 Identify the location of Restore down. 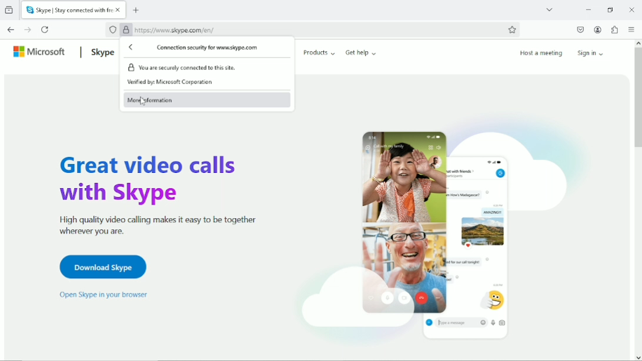
(610, 9).